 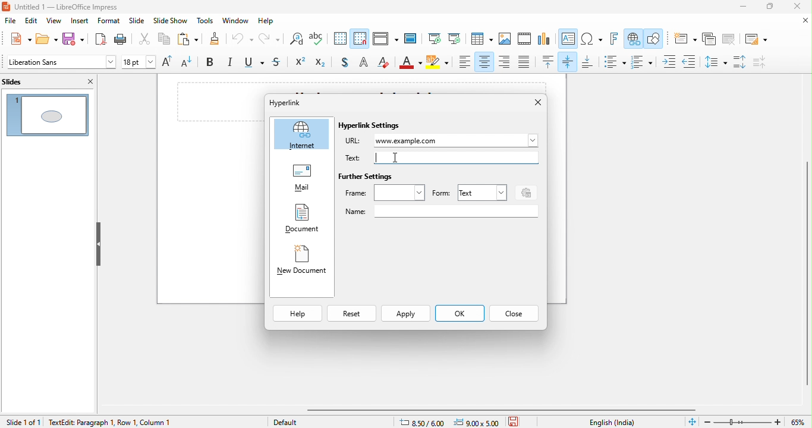 What do you see at coordinates (361, 38) in the screenshot?
I see `snap to grid` at bounding box center [361, 38].